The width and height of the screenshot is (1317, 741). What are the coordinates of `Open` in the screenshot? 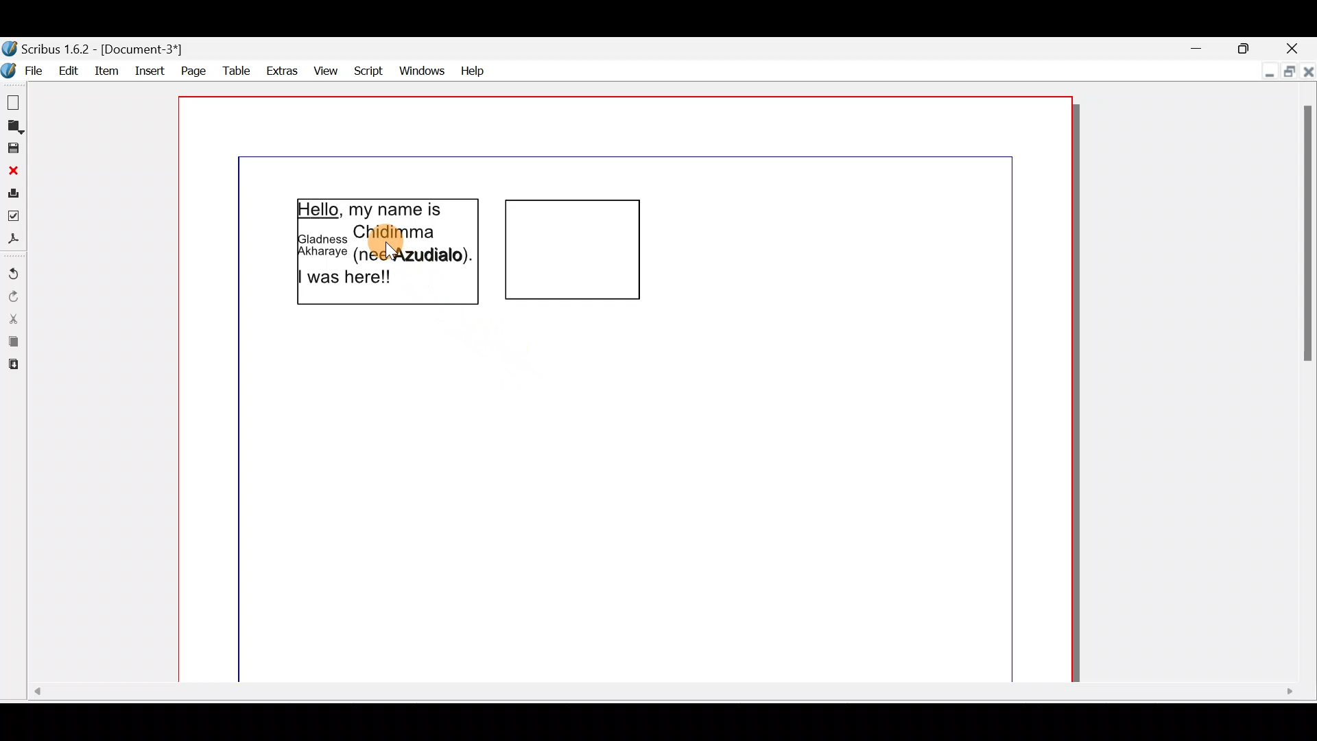 It's located at (14, 127).